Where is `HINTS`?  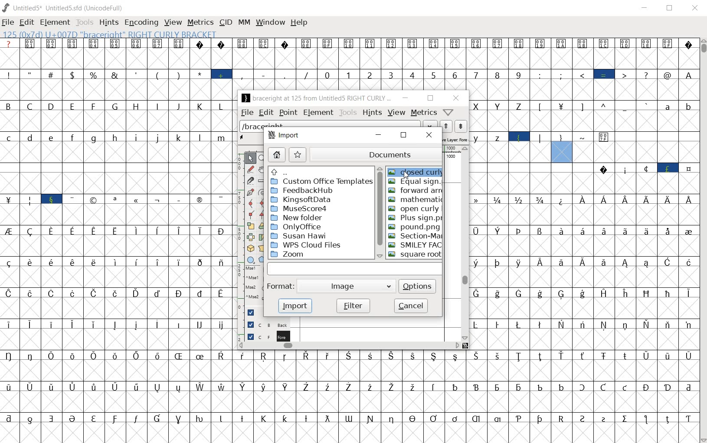
HINTS is located at coordinates (108, 23).